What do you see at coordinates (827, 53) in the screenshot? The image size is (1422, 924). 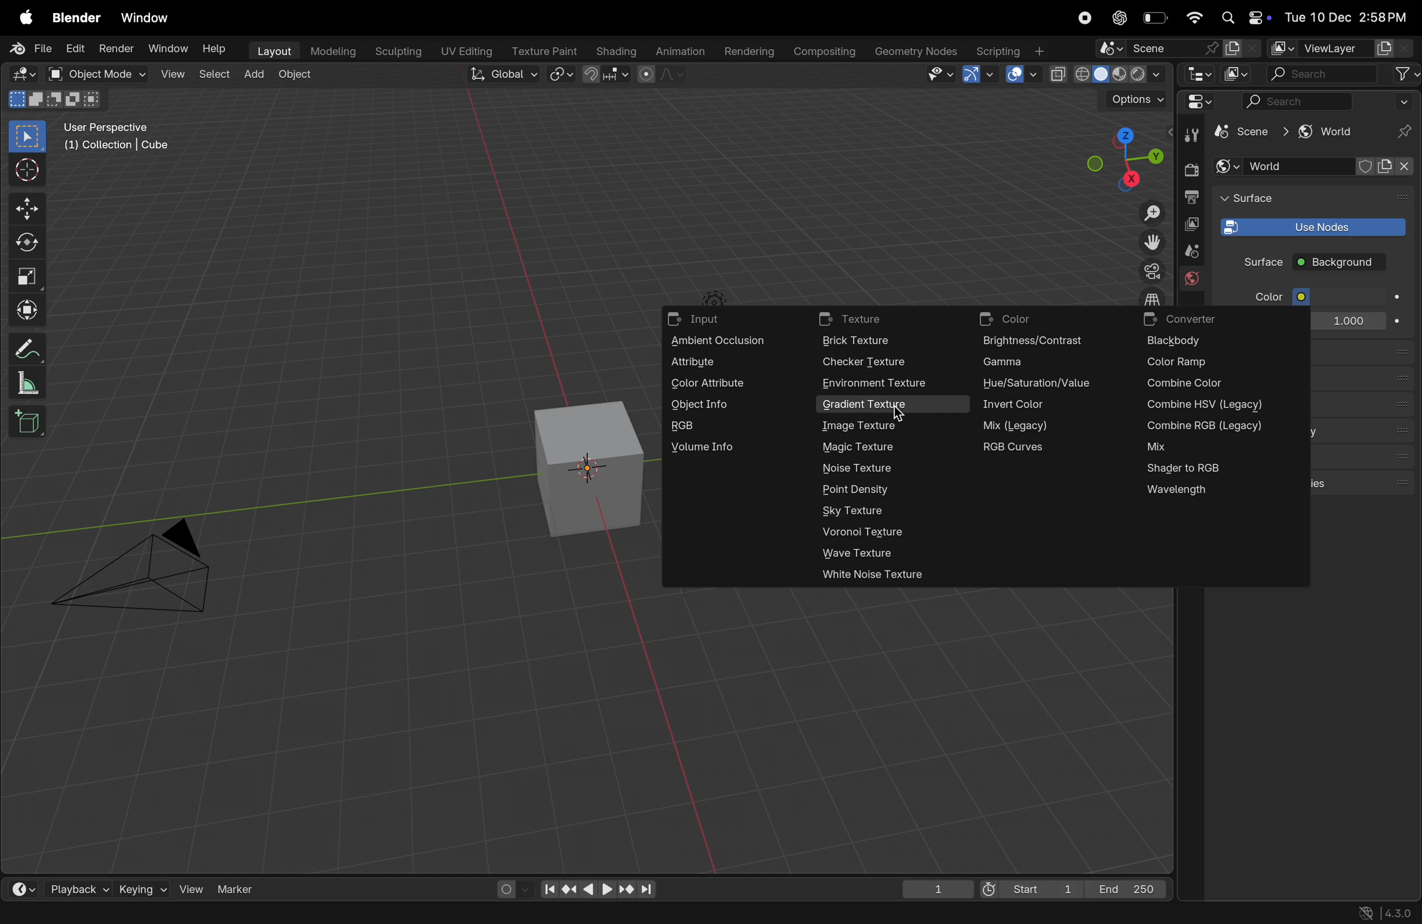 I see `Composting` at bounding box center [827, 53].